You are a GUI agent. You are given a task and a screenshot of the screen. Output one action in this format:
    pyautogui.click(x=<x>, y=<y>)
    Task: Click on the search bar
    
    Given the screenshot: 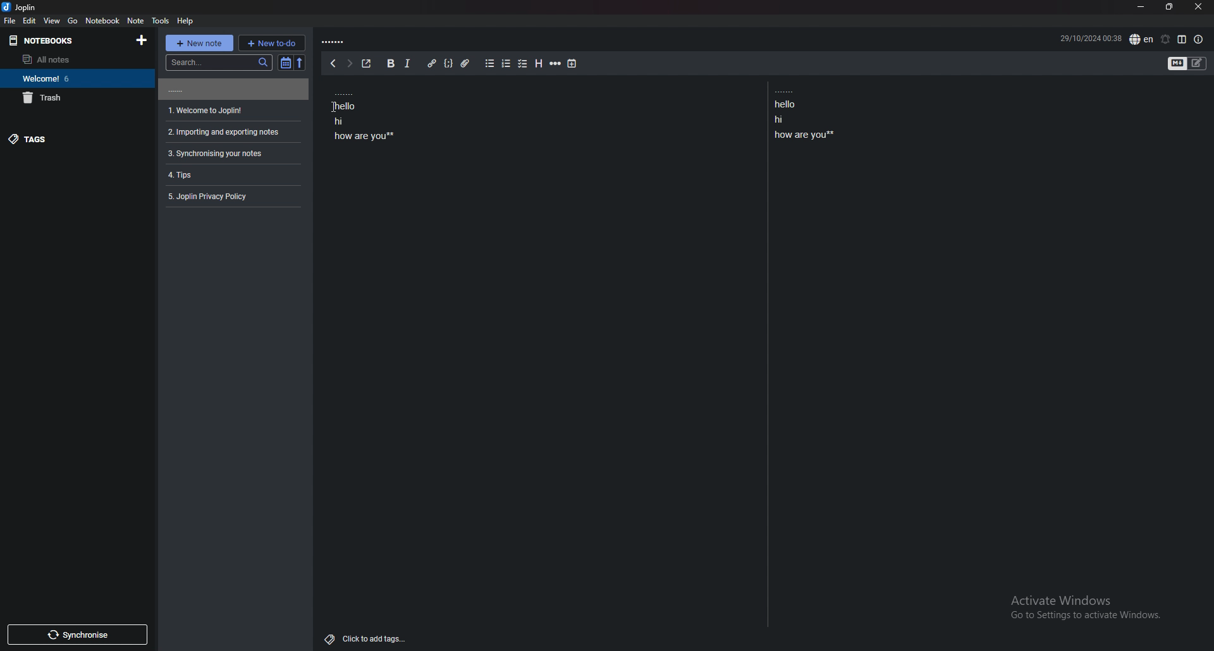 What is the action you would take?
    pyautogui.click(x=218, y=62)
    